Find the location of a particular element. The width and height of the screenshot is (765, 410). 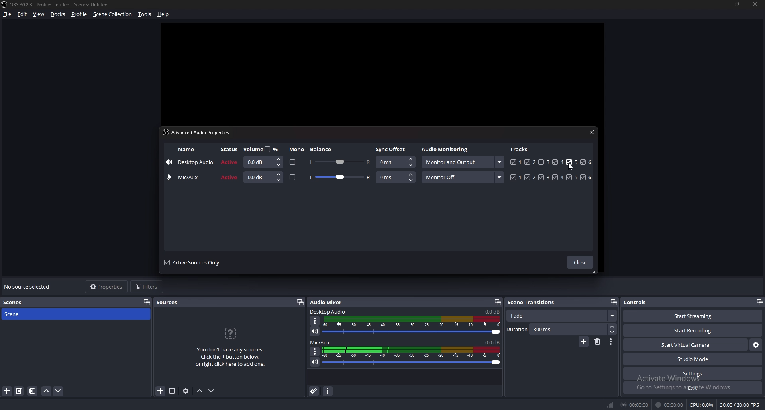

move sources up is located at coordinates (200, 391).